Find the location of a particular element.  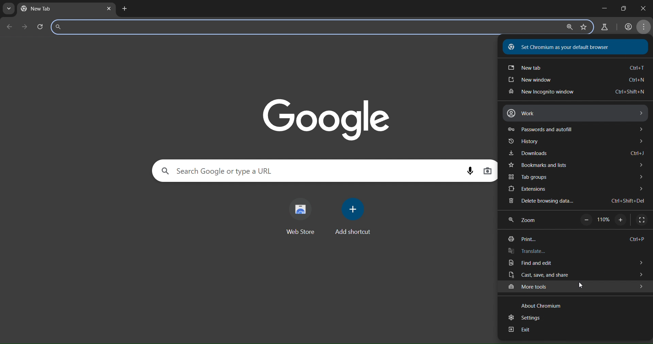

close tab is located at coordinates (110, 9).